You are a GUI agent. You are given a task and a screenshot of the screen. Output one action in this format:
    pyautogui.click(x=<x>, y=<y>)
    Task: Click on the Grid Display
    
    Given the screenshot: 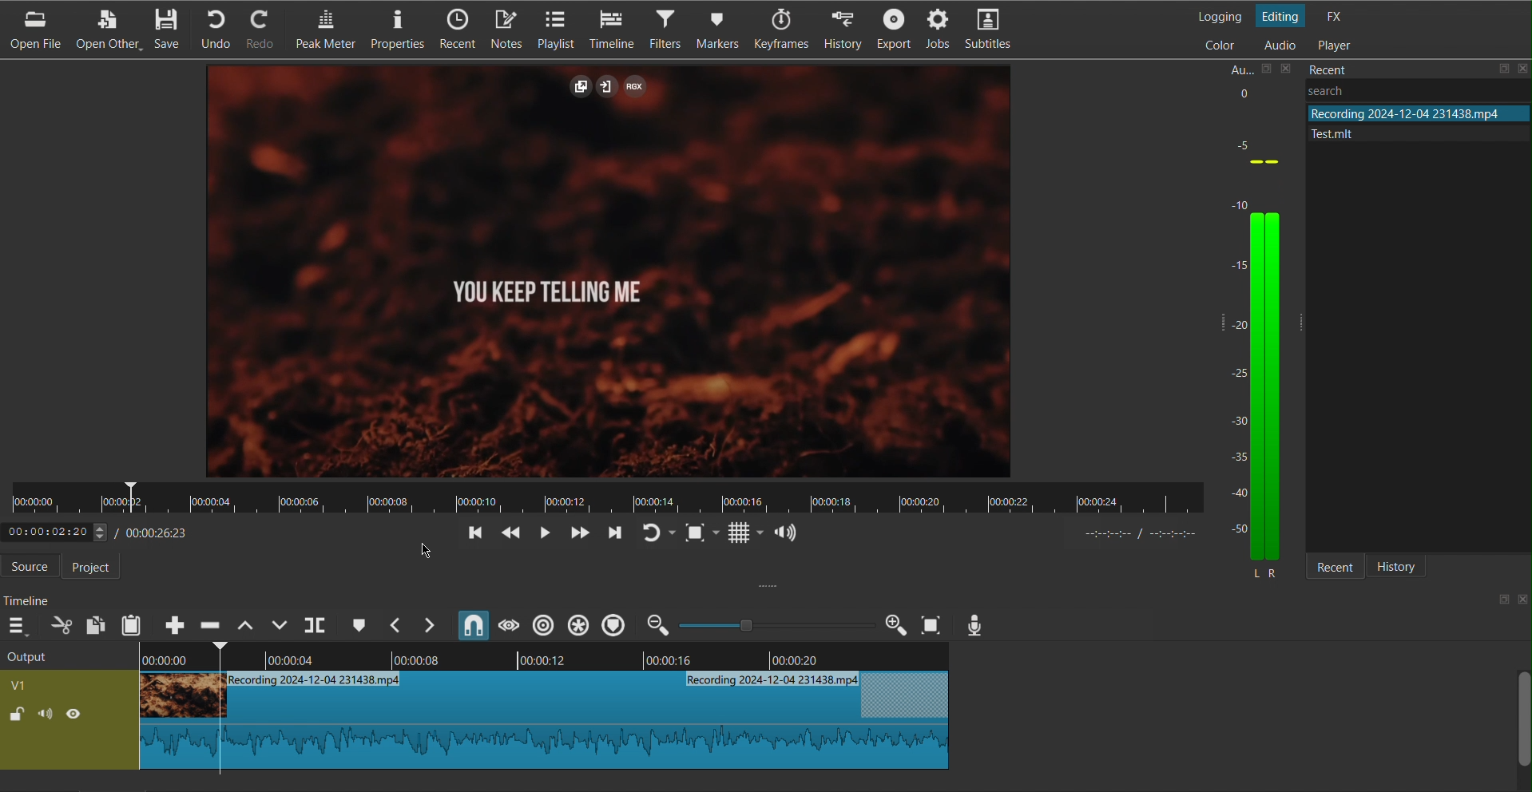 What is the action you would take?
    pyautogui.click(x=746, y=534)
    